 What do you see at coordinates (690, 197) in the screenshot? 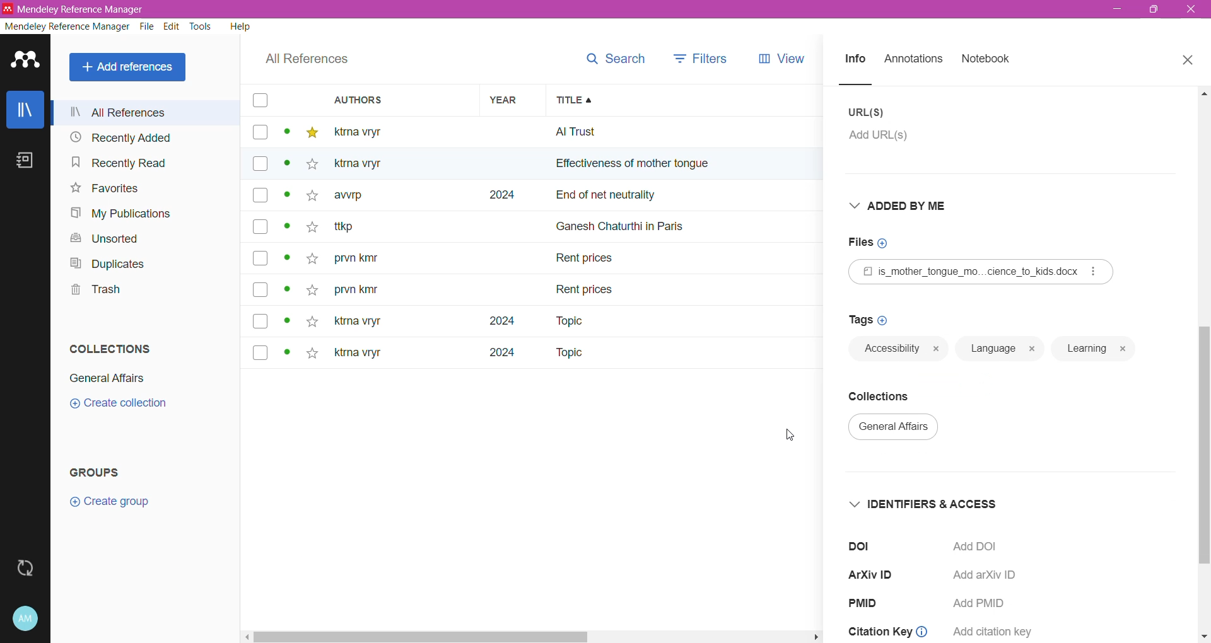
I see `end of net neutrally ` at bounding box center [690, 197].